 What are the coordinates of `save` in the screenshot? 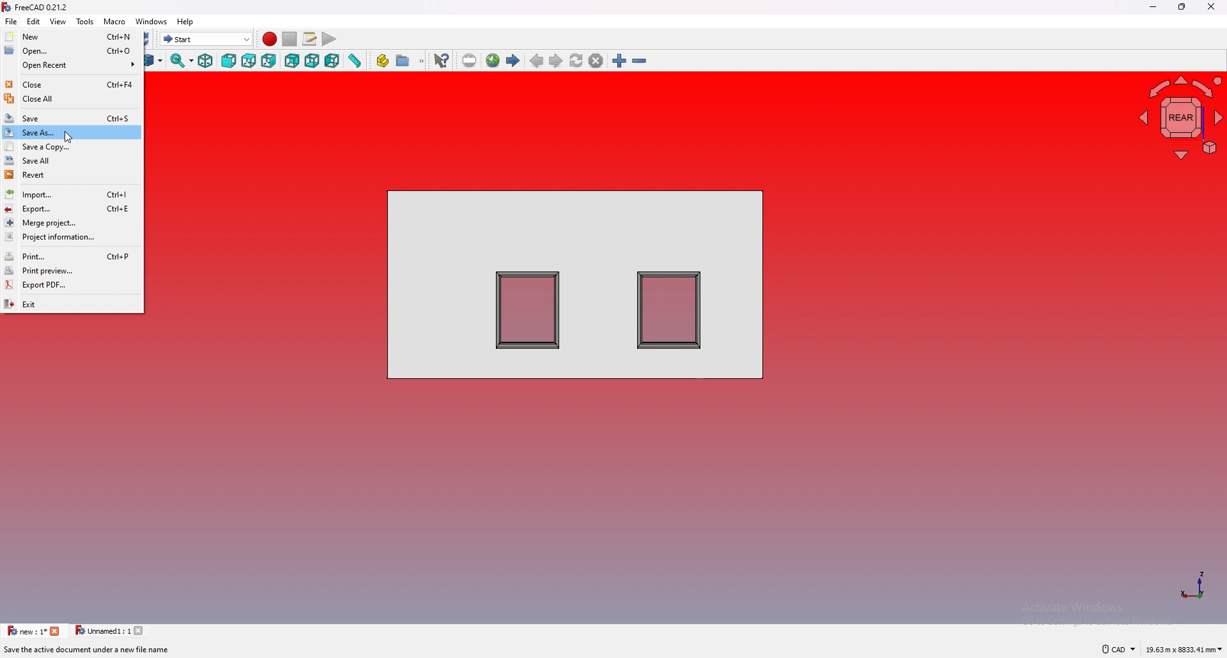 It's located at (72, 118).